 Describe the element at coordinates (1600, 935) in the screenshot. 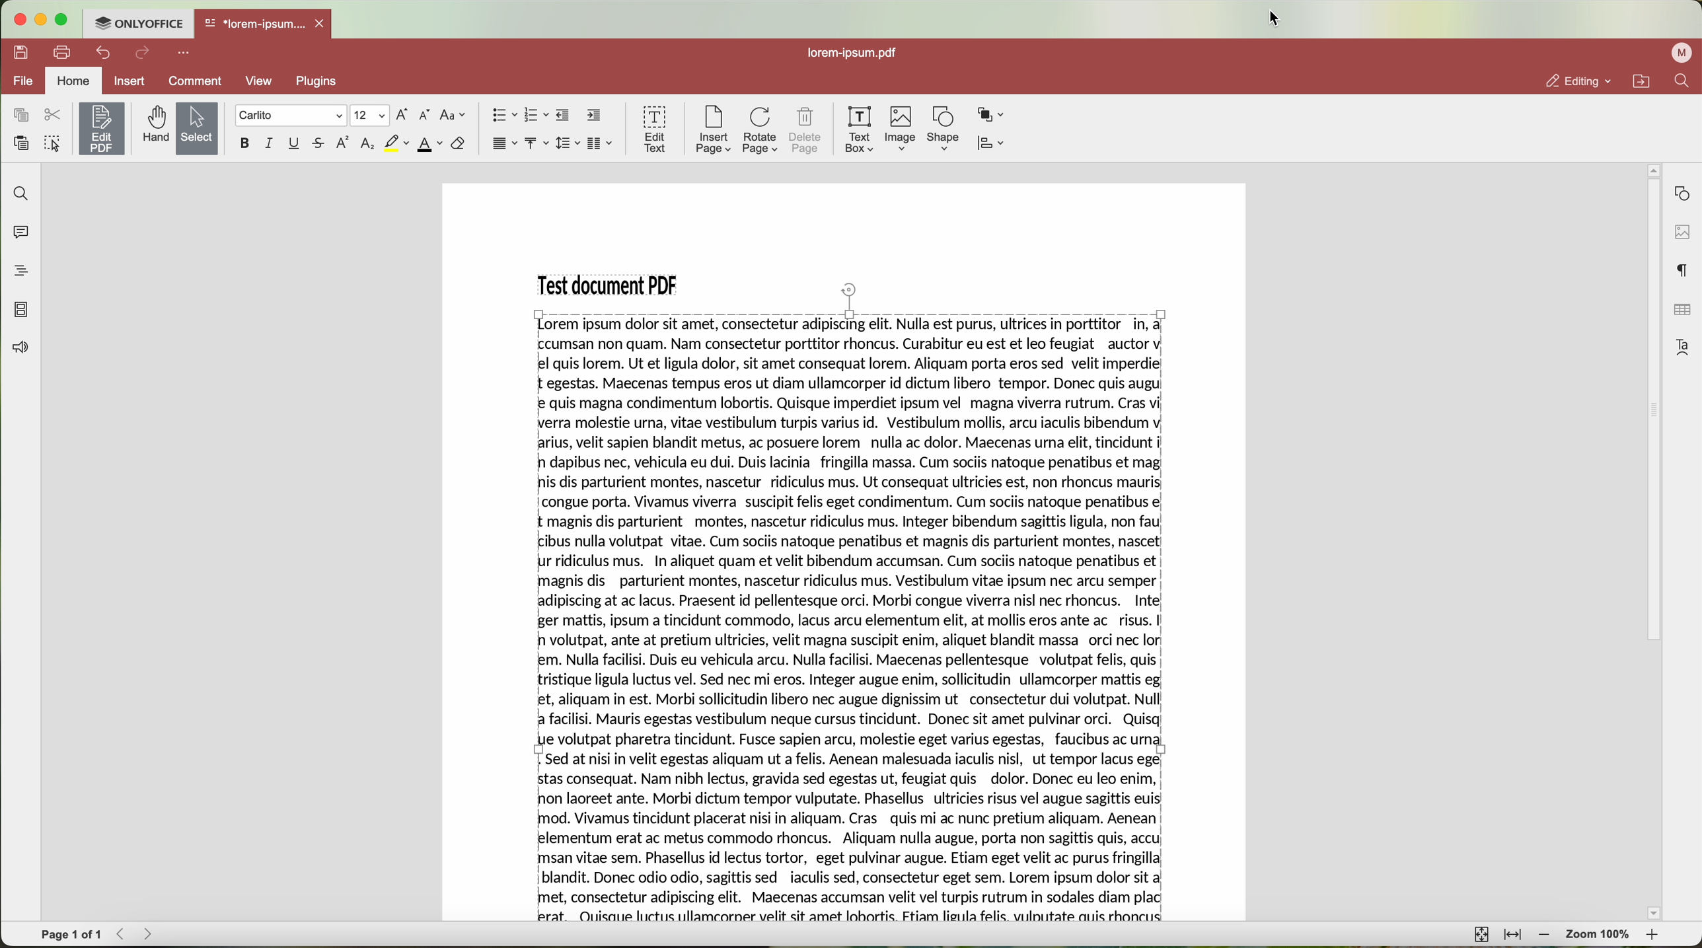

I see `zoom 100%` at that location.